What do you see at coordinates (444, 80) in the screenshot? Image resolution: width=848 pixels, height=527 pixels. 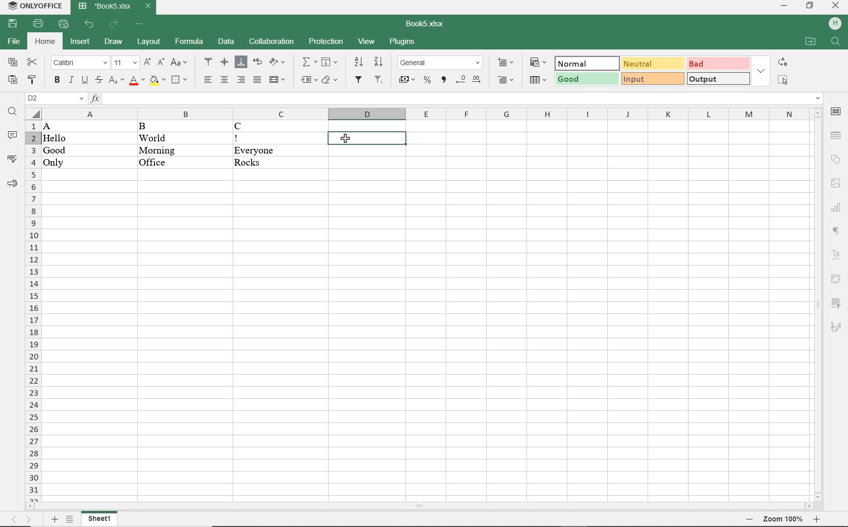 I see `COMMA STYLE` at bounding box center [444, 80].